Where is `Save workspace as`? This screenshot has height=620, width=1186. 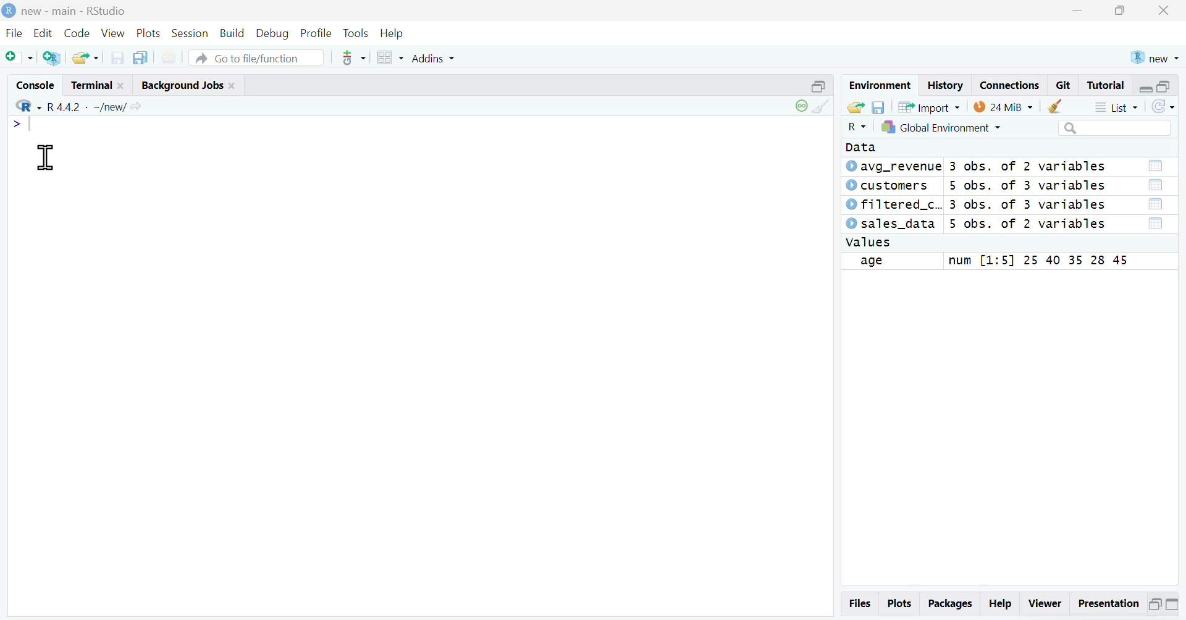 Save workspace as is located at coordinates (878, 107).